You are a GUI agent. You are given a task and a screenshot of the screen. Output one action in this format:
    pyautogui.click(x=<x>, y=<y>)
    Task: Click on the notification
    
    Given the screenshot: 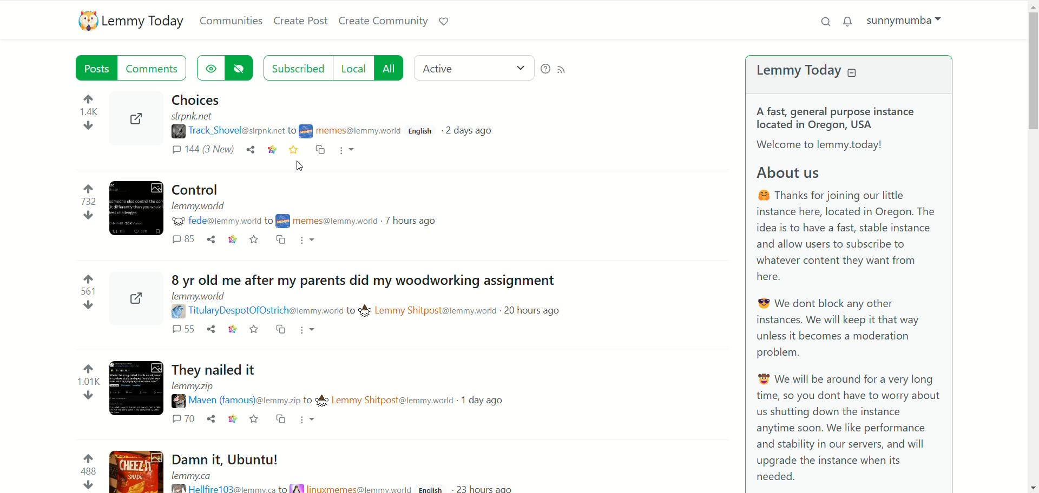 What is the action you would take?
    pyautogui.click(x=850, y=21)
    